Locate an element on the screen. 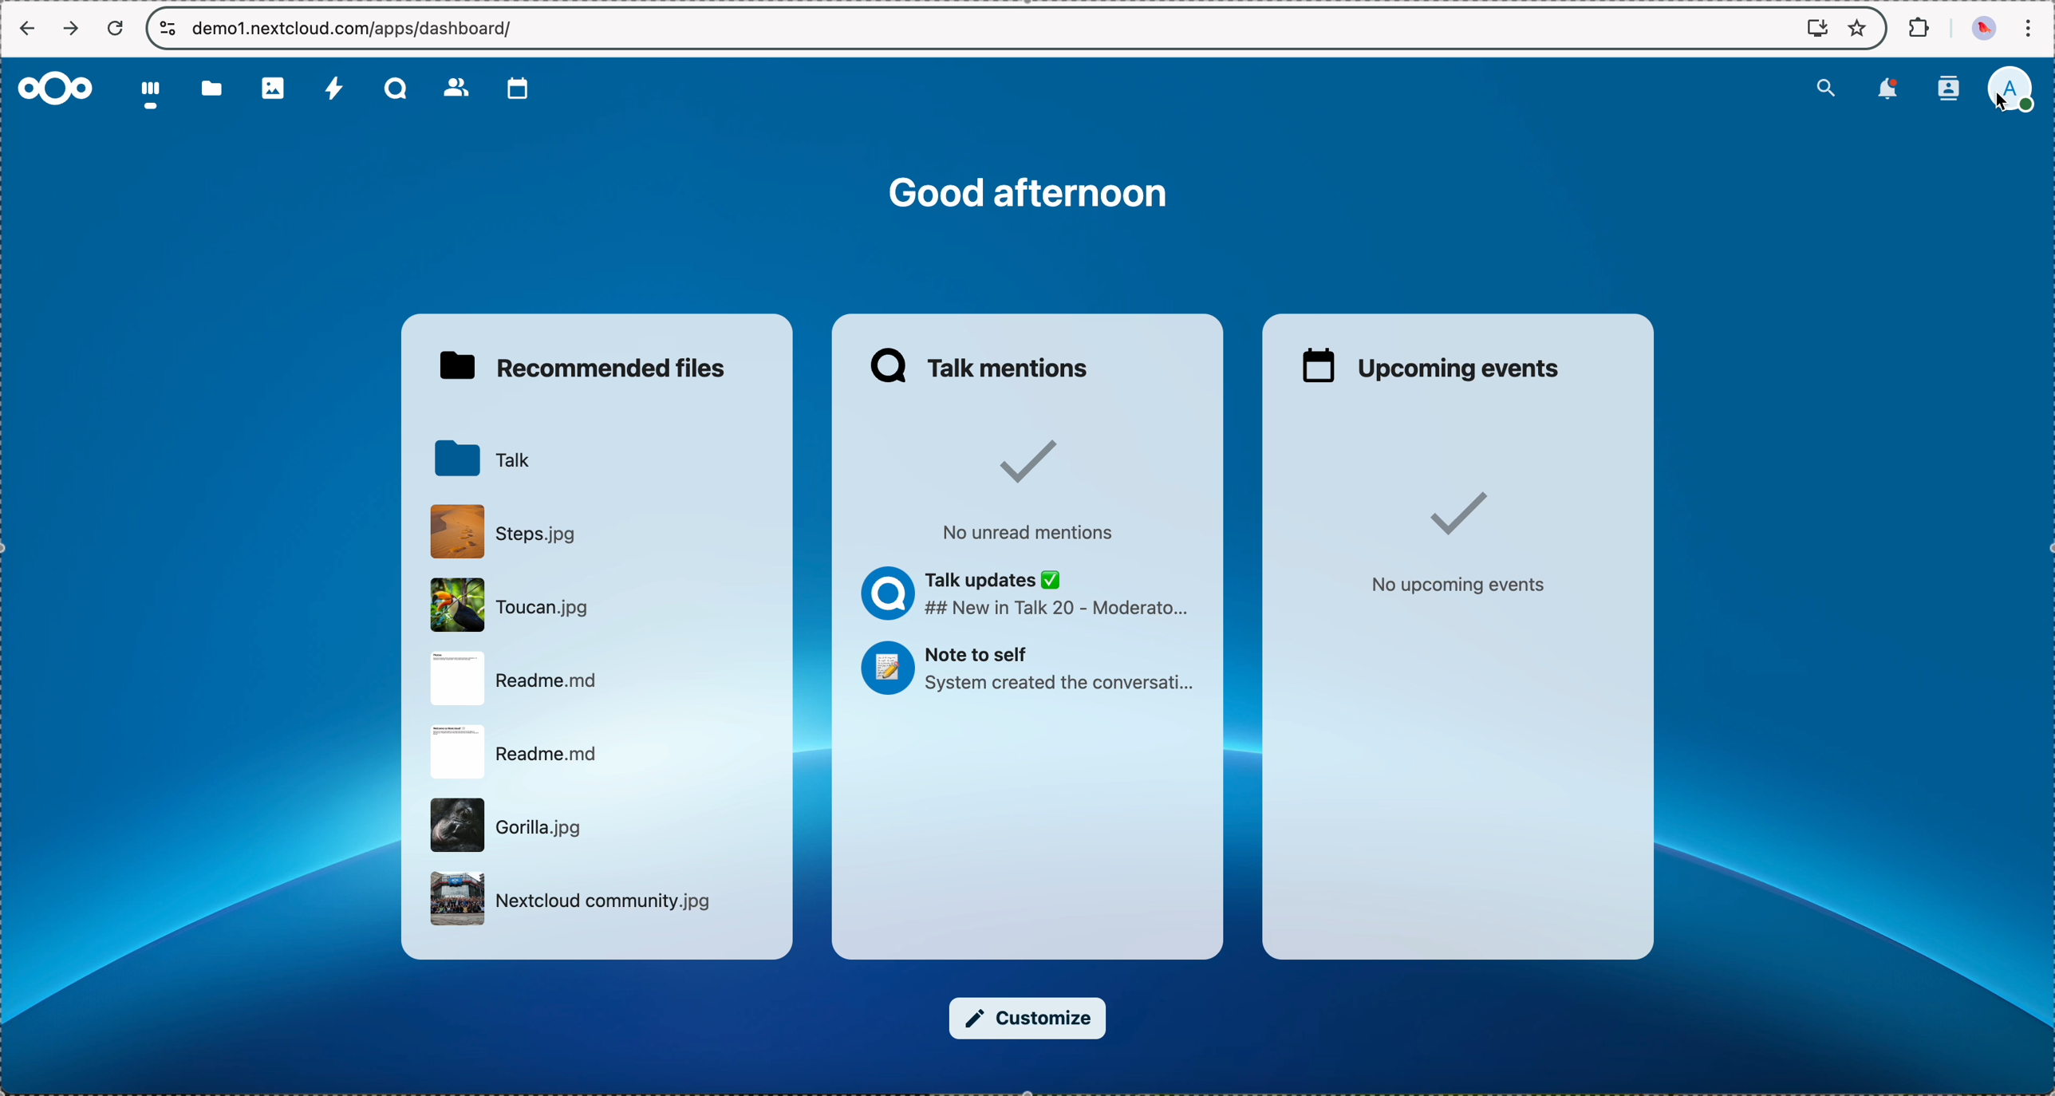  URL is located at coordinates (354, 29).